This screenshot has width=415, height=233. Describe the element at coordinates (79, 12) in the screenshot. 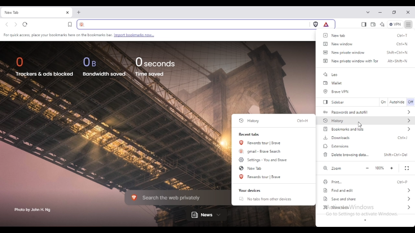

I see `new tab` at that location.